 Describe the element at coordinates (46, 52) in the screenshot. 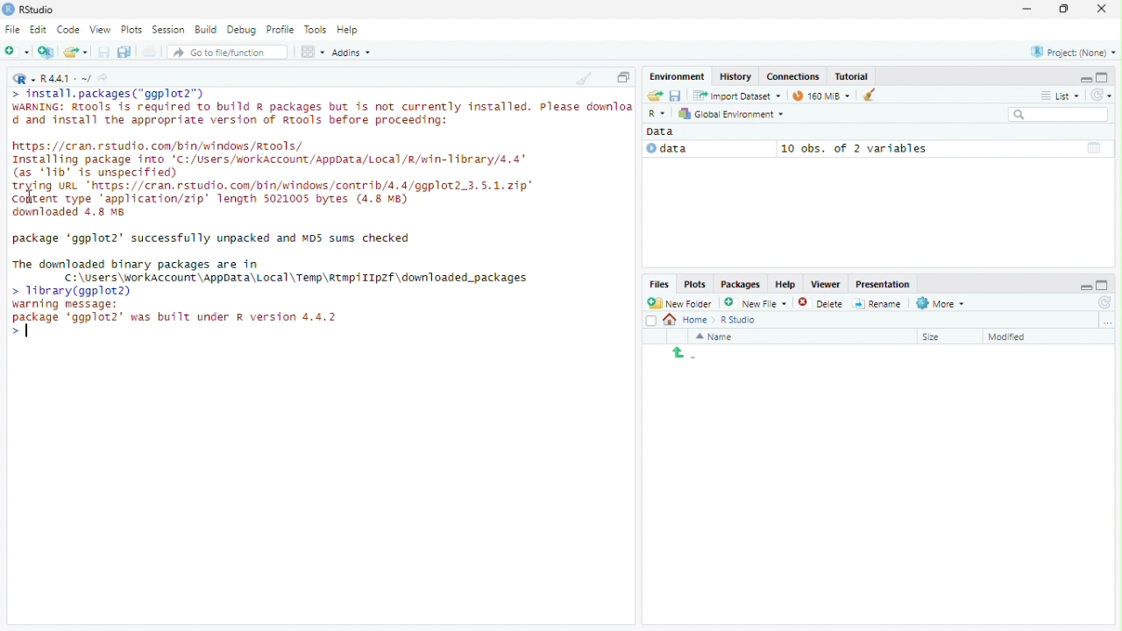

I see `create a project` at that location.